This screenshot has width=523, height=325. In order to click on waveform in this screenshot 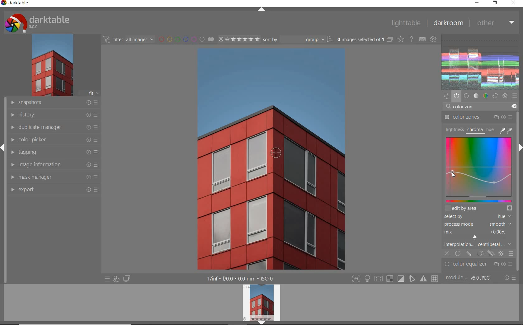, I will do `click(481, 61)`.